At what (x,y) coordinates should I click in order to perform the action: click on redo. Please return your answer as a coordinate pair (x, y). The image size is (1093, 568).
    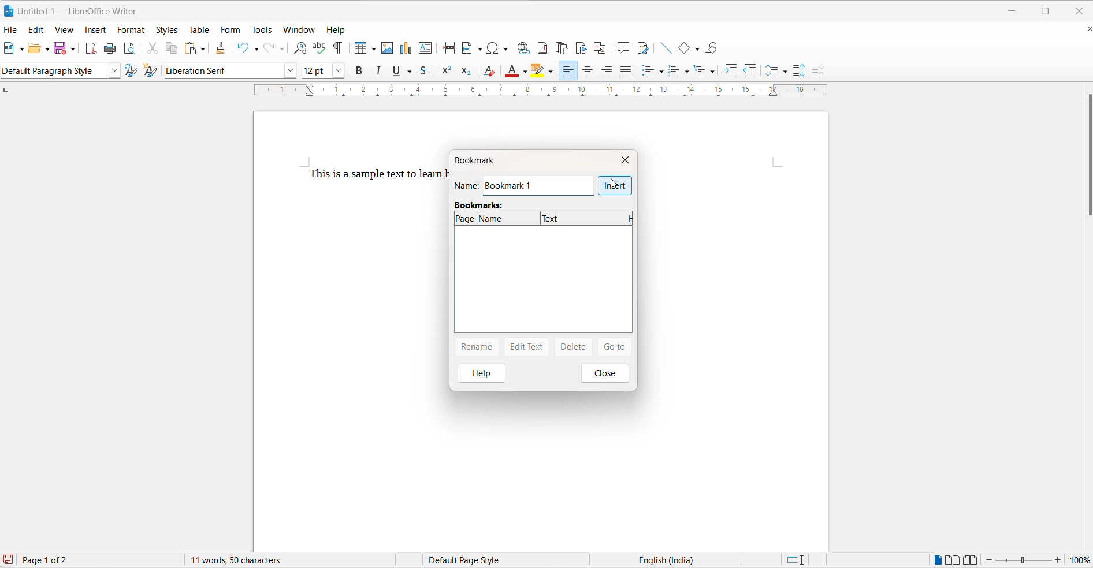
    Looking at the image, I should click on (270, 48).